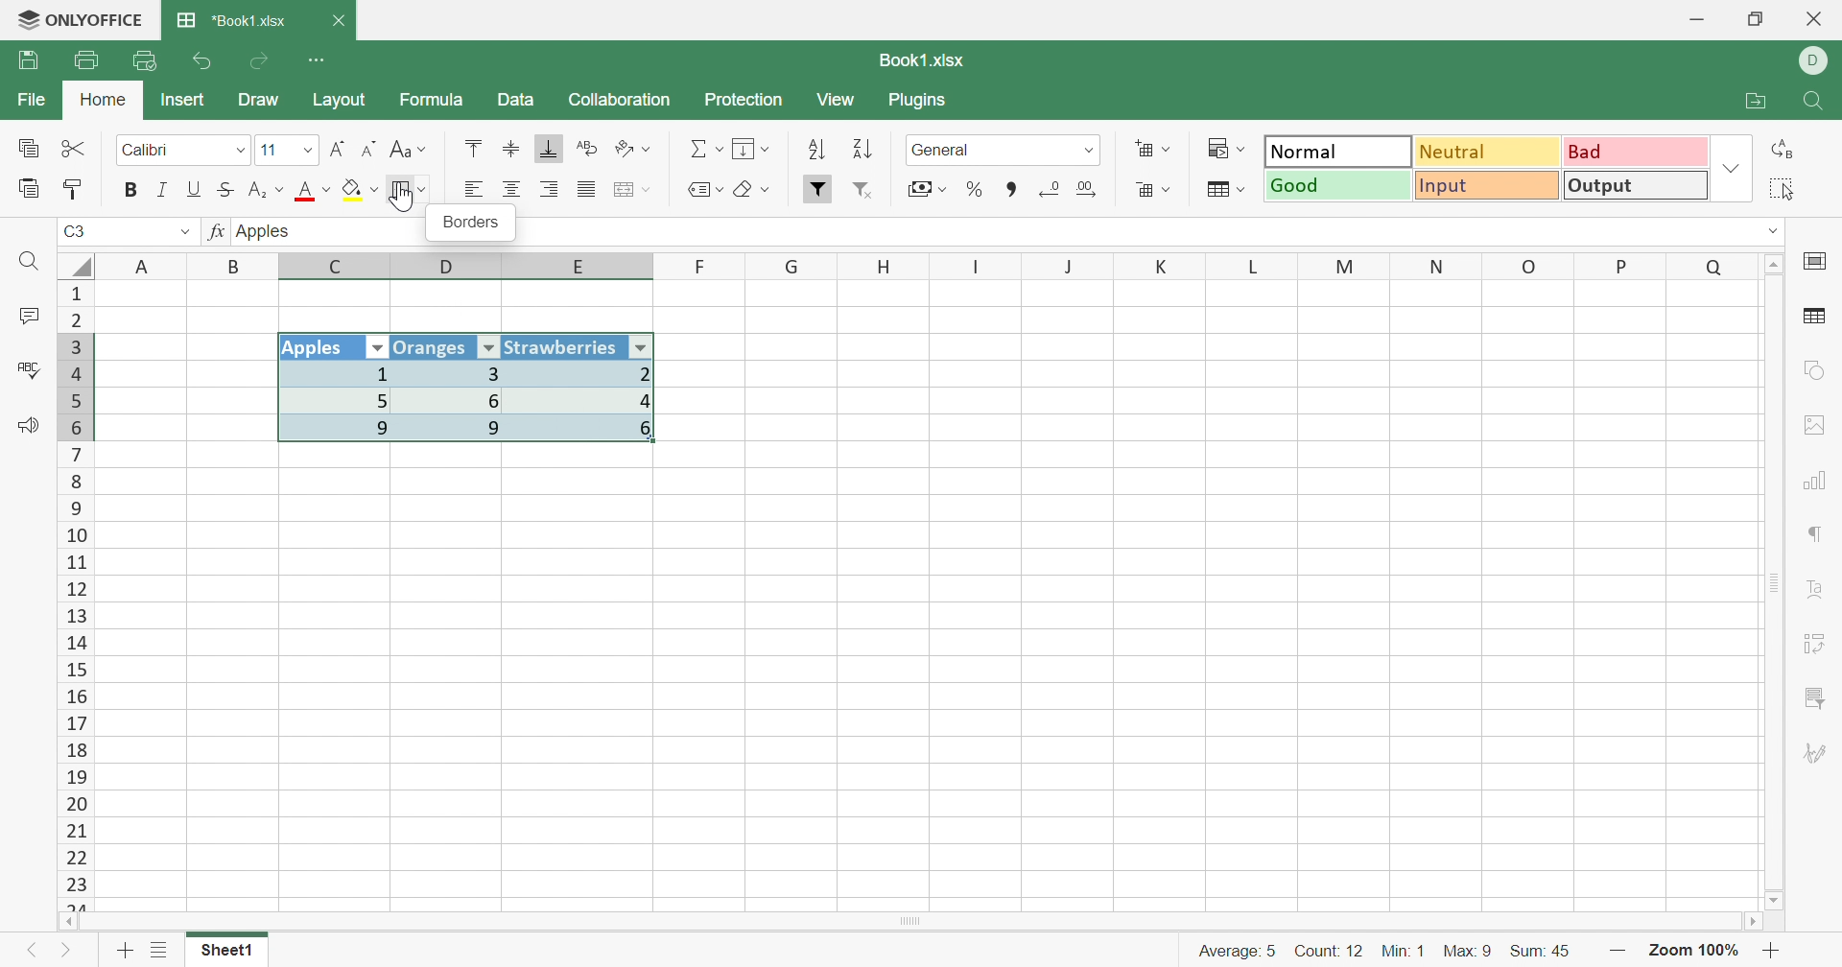  What do you see at coordinates (977, 267) in the screenshot?
I see `I` at bounding box center [977, 267].